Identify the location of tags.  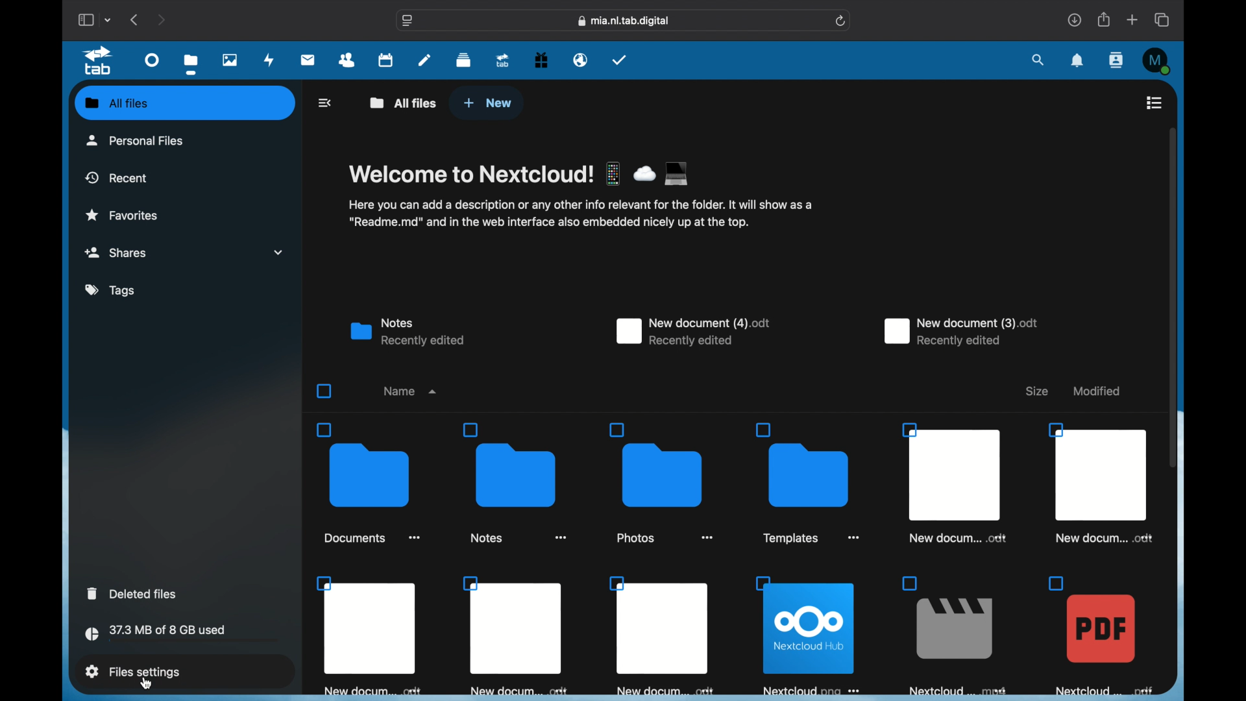
(112, 291).